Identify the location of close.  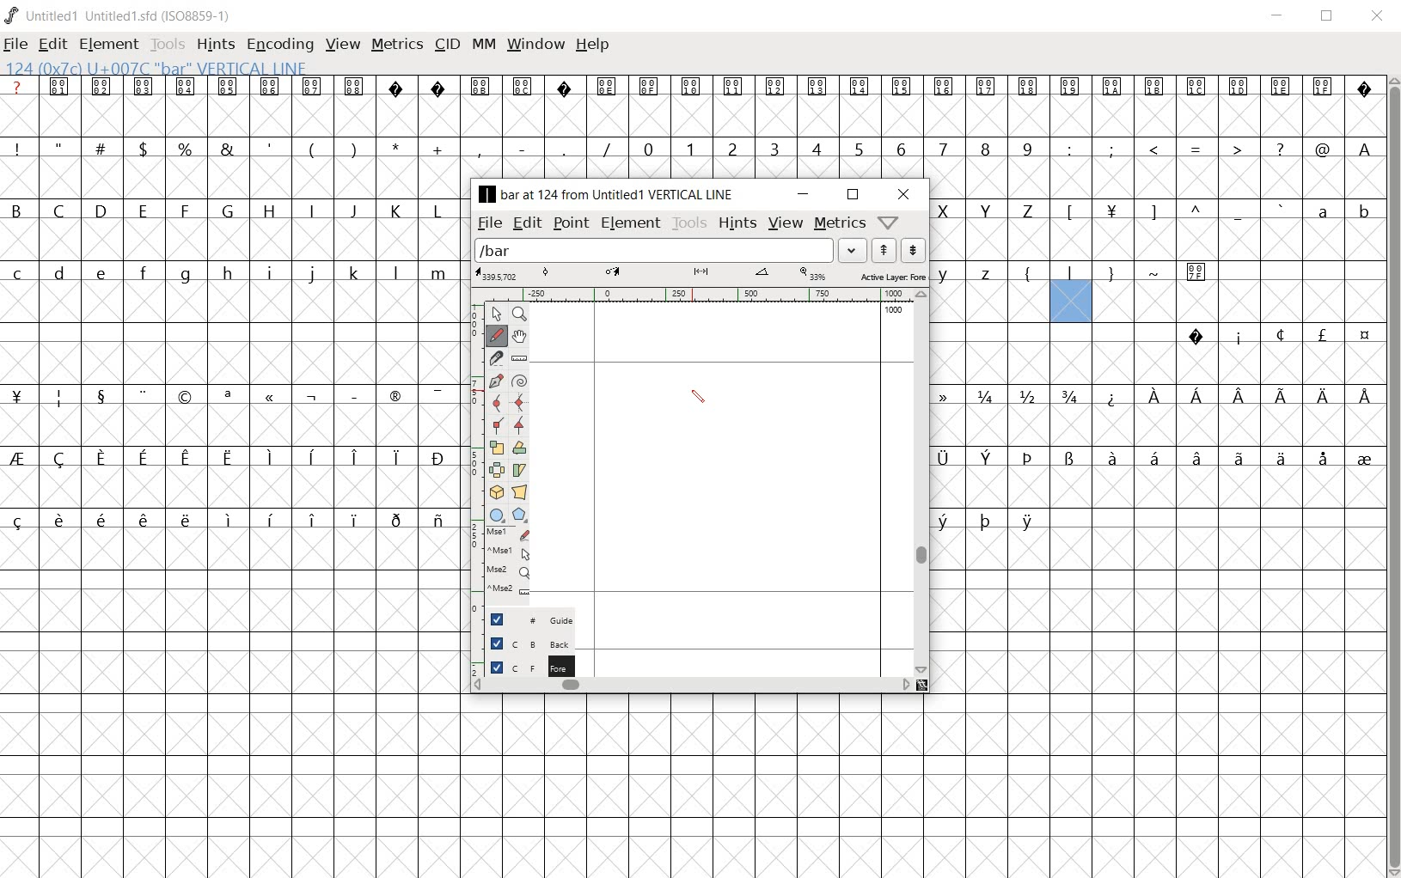
(905, 194).